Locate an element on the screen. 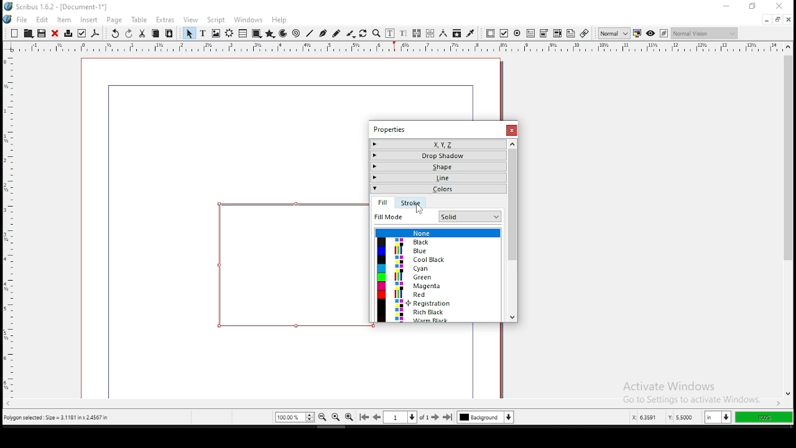 The image size is (796, 448). shape is located at coordinates (256, 34).